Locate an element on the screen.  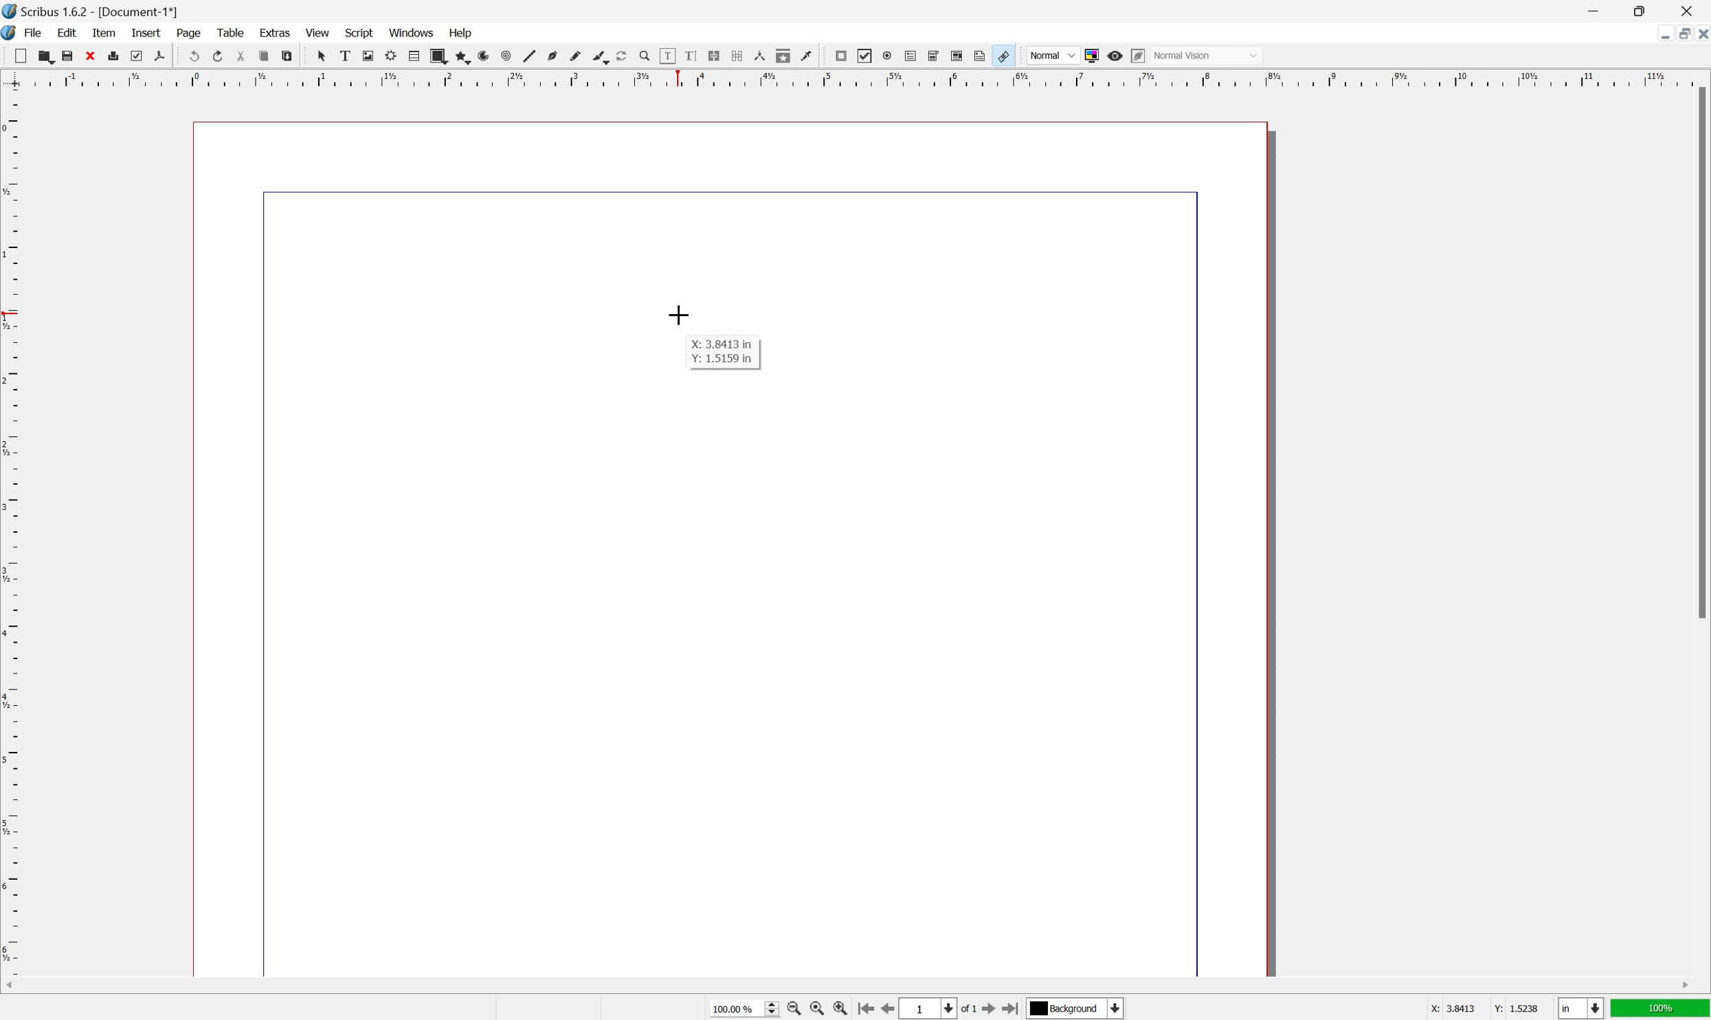
preflight verifier is located at coordinates (137, 56).